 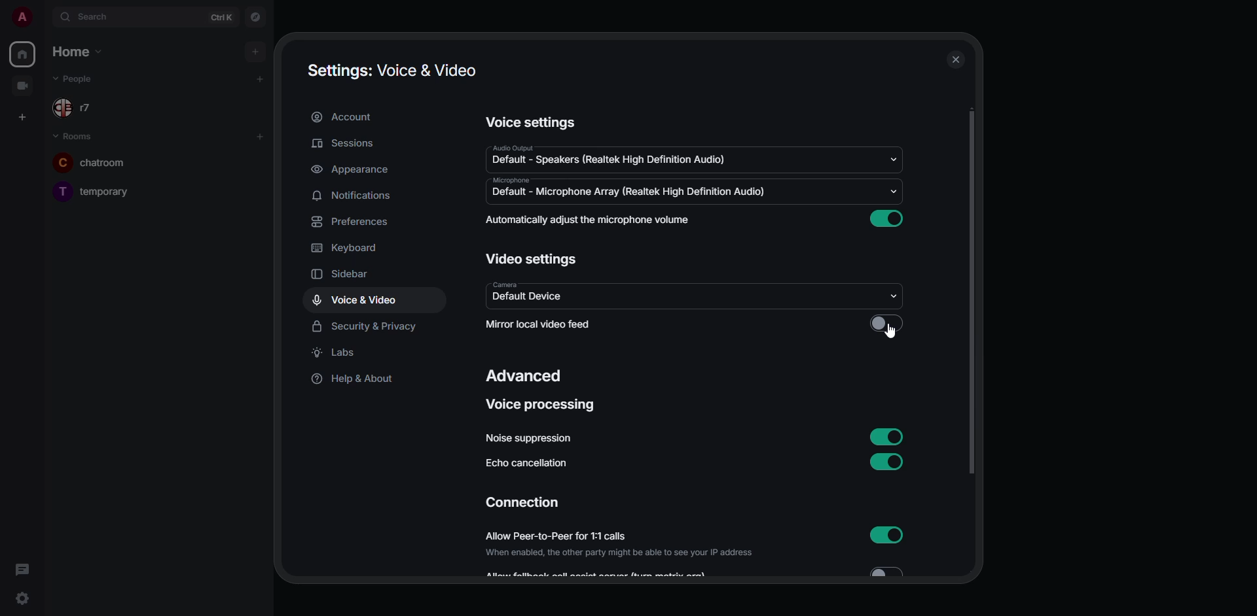 What do you see at coordinates (47, 19) in the screenshot?
I see `expand` at bounding box center [47, 19].